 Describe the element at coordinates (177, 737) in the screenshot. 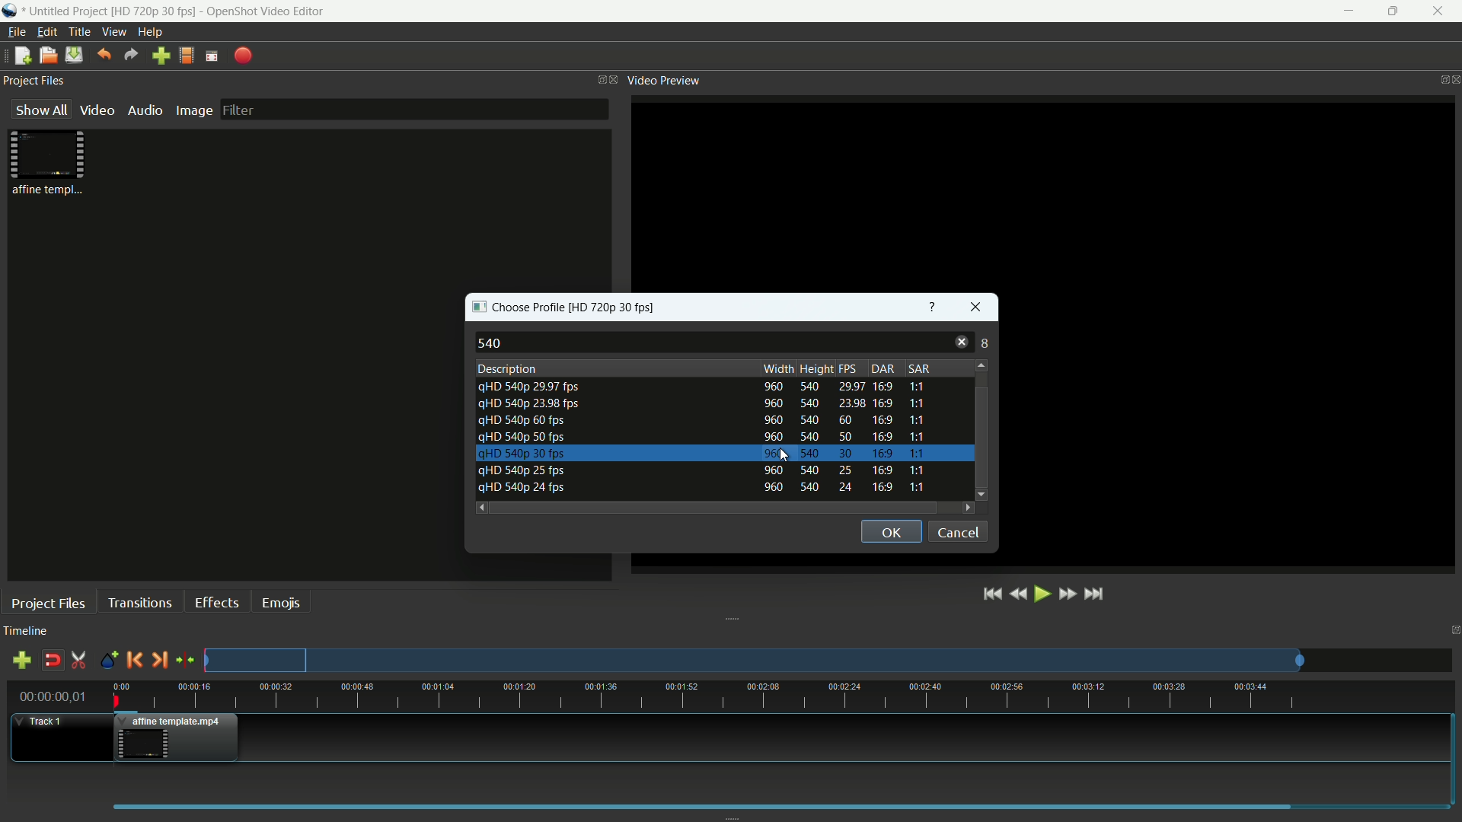

I see `video in track` at that location.